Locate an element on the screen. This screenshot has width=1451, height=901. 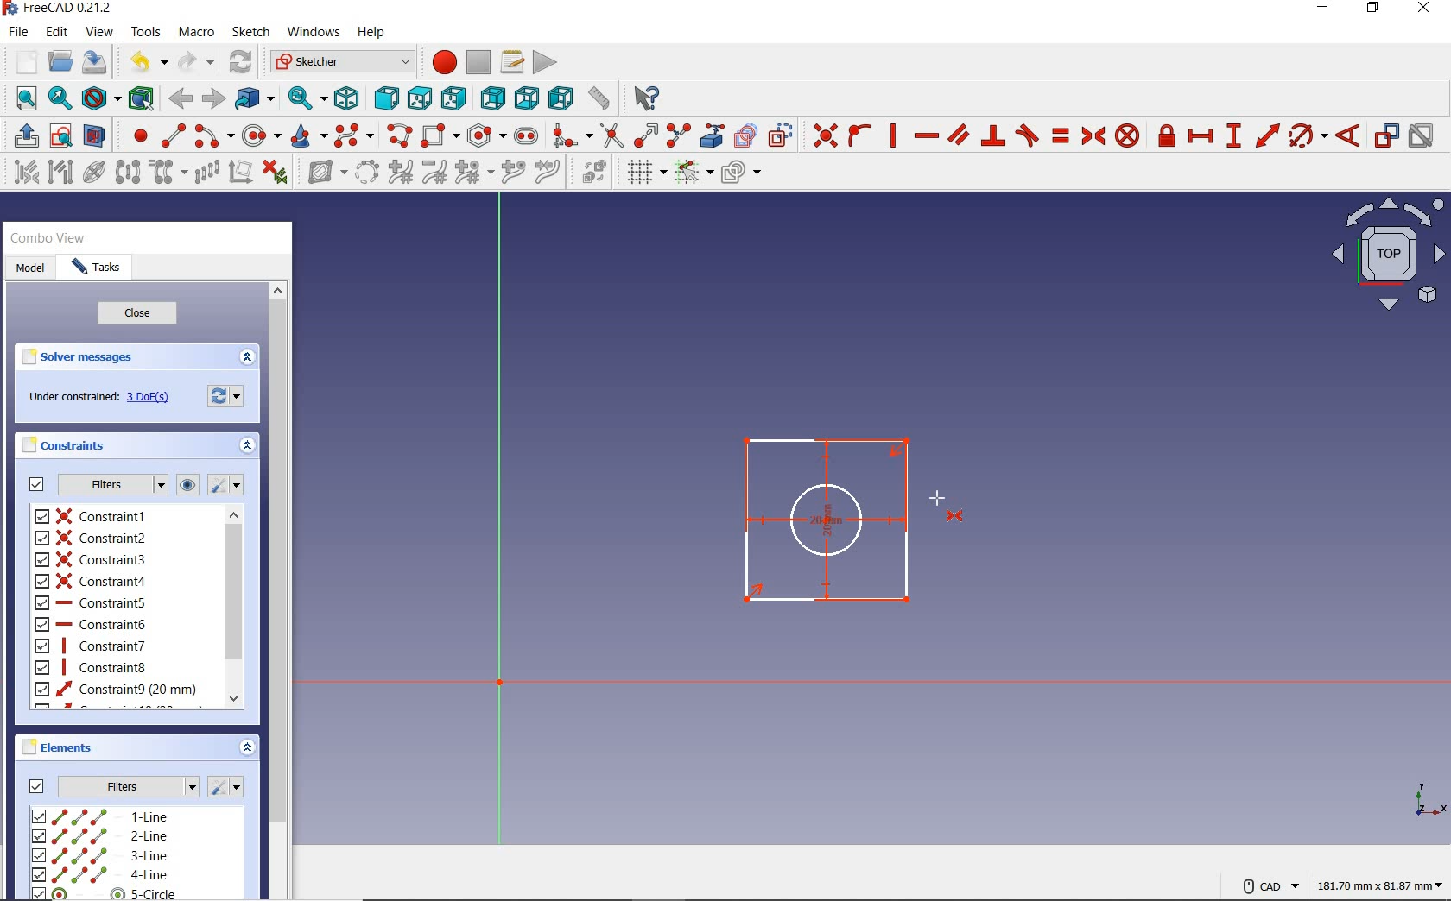
Filters is located at coordinates (130, 785).